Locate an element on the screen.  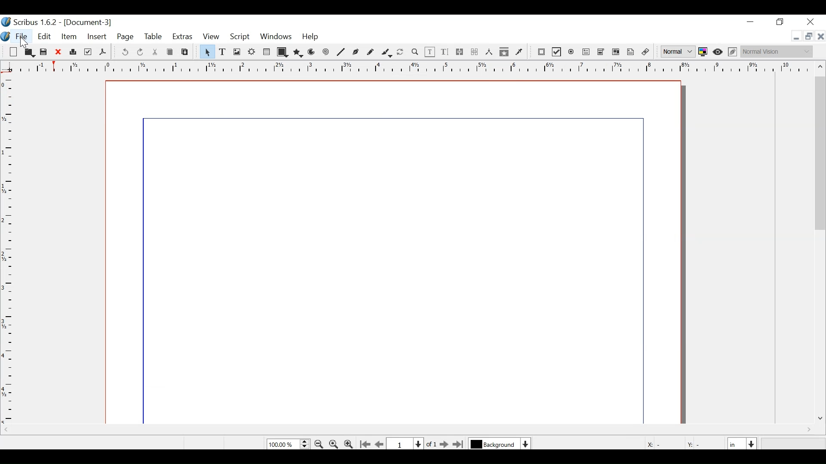
Cursor is located at coordinates (23, 45).